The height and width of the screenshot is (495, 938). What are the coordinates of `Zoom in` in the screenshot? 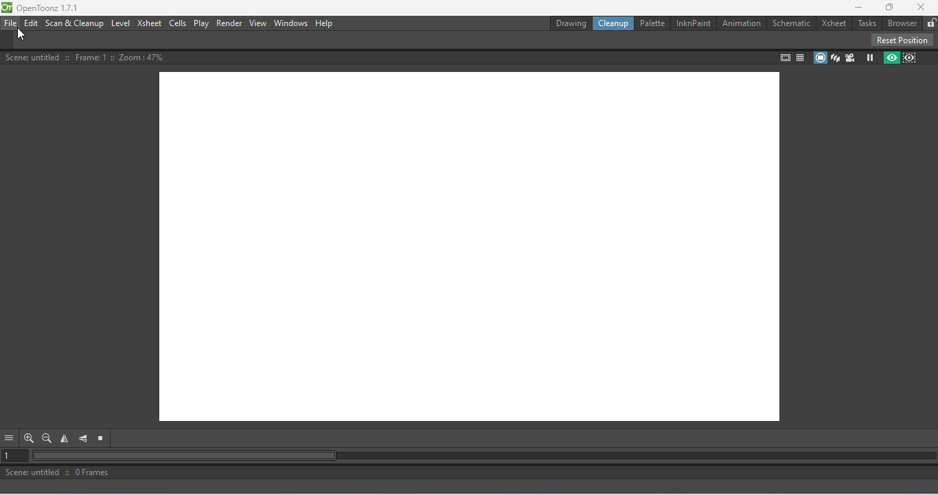 It's located at (27, 438).